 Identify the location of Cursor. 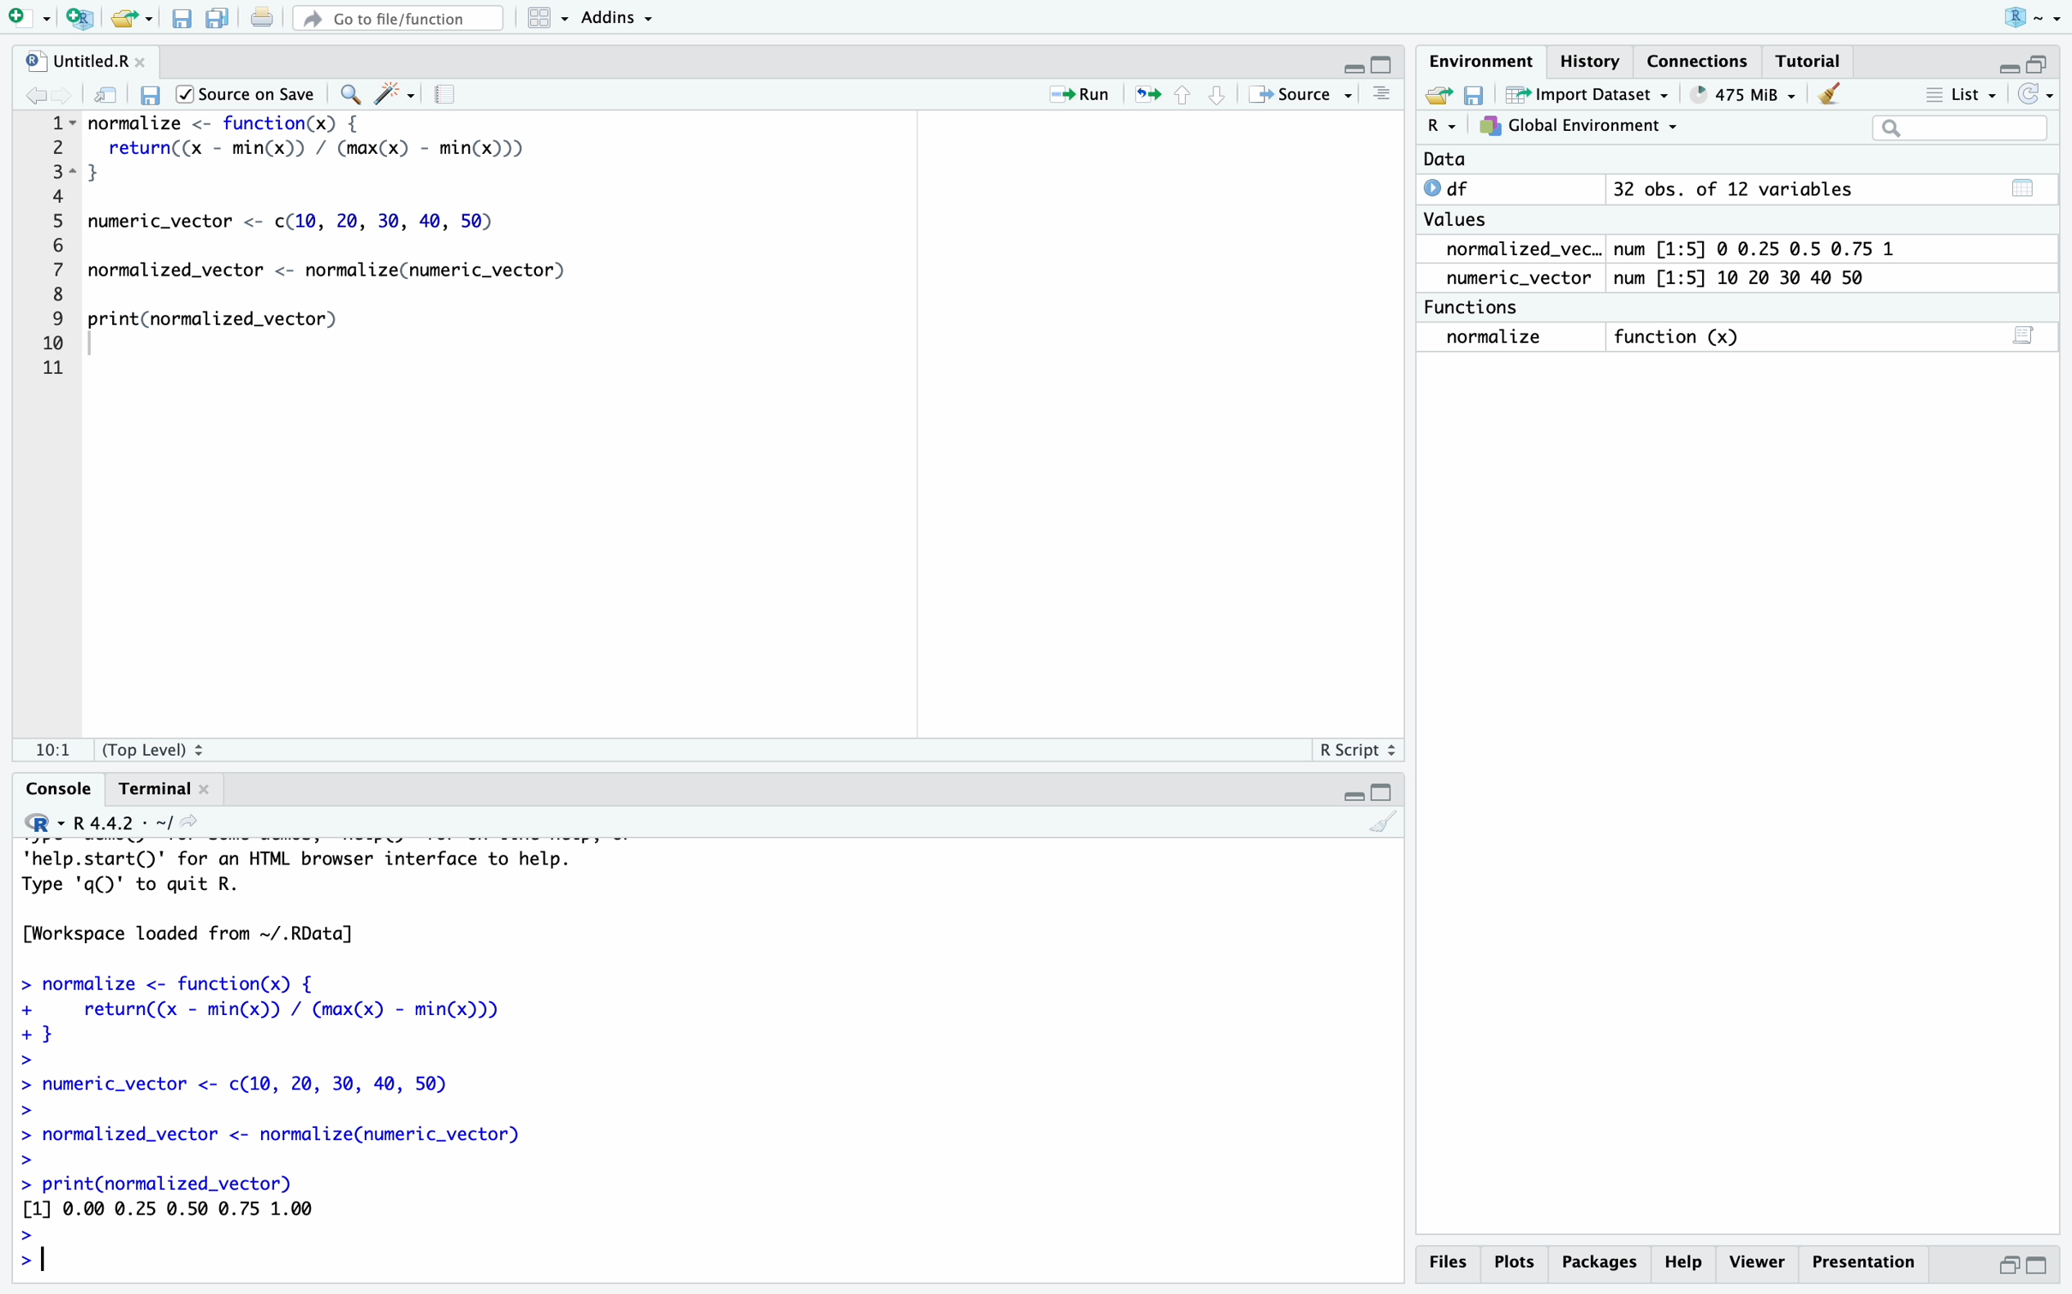
(158, 1266).